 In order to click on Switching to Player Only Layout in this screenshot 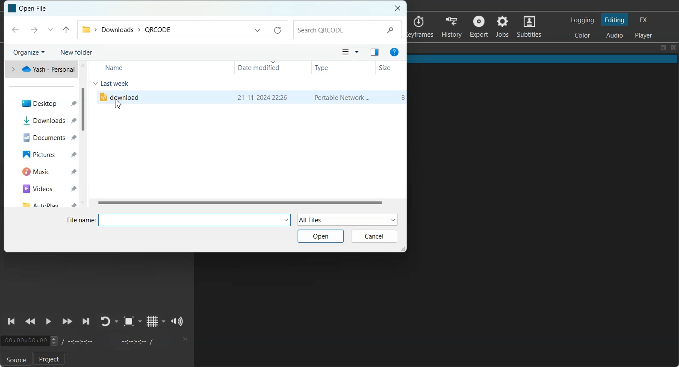, I will do `click(645, 35)`.